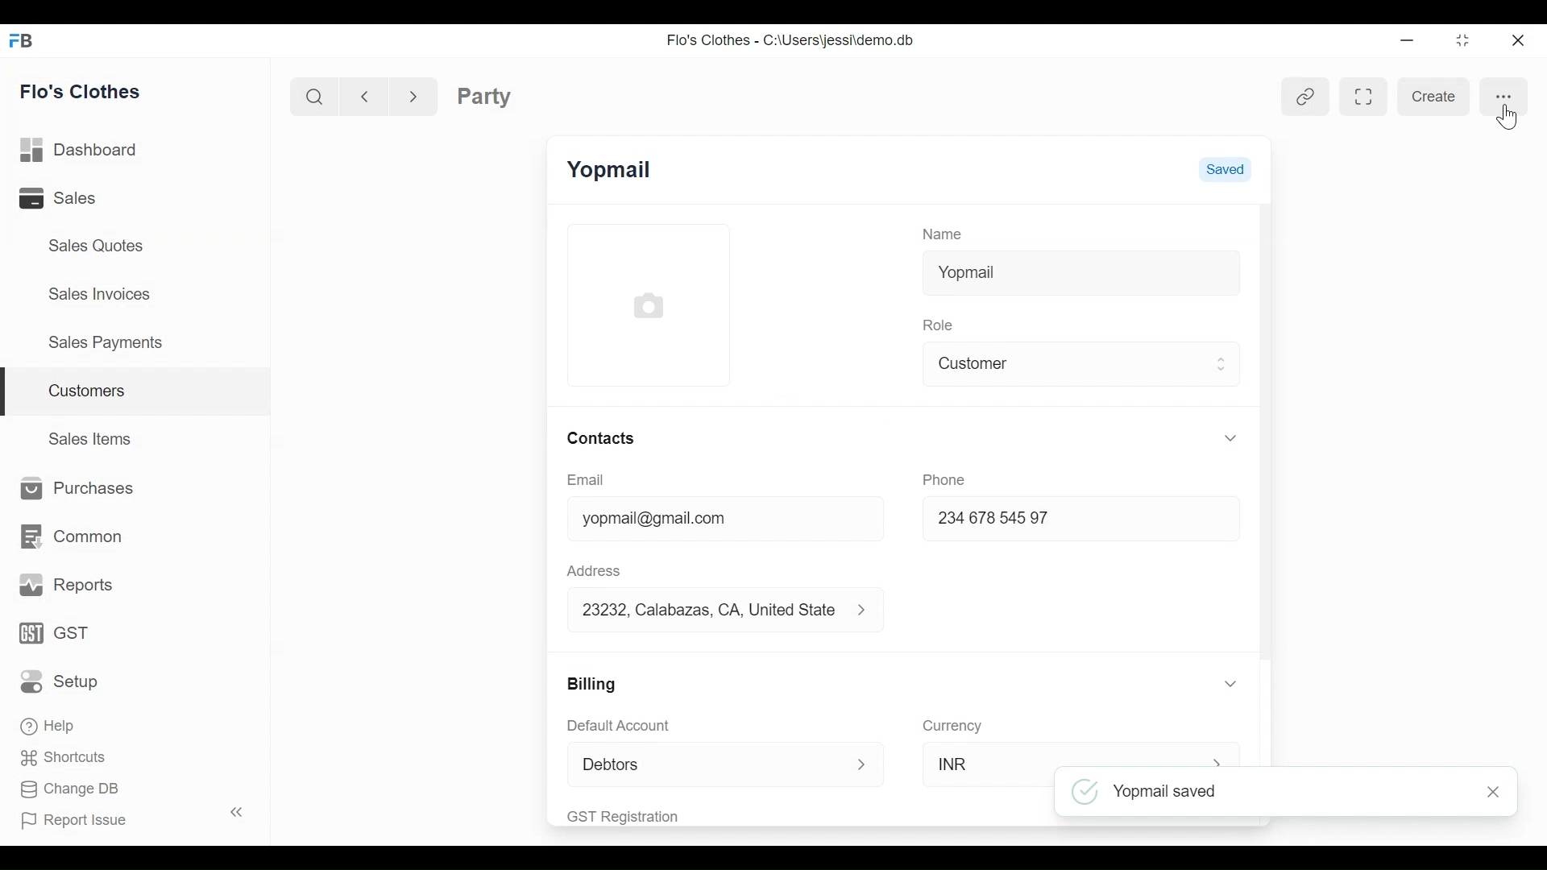 The image size is (1547, 870). I want to click on Reports, so click(68, 586).